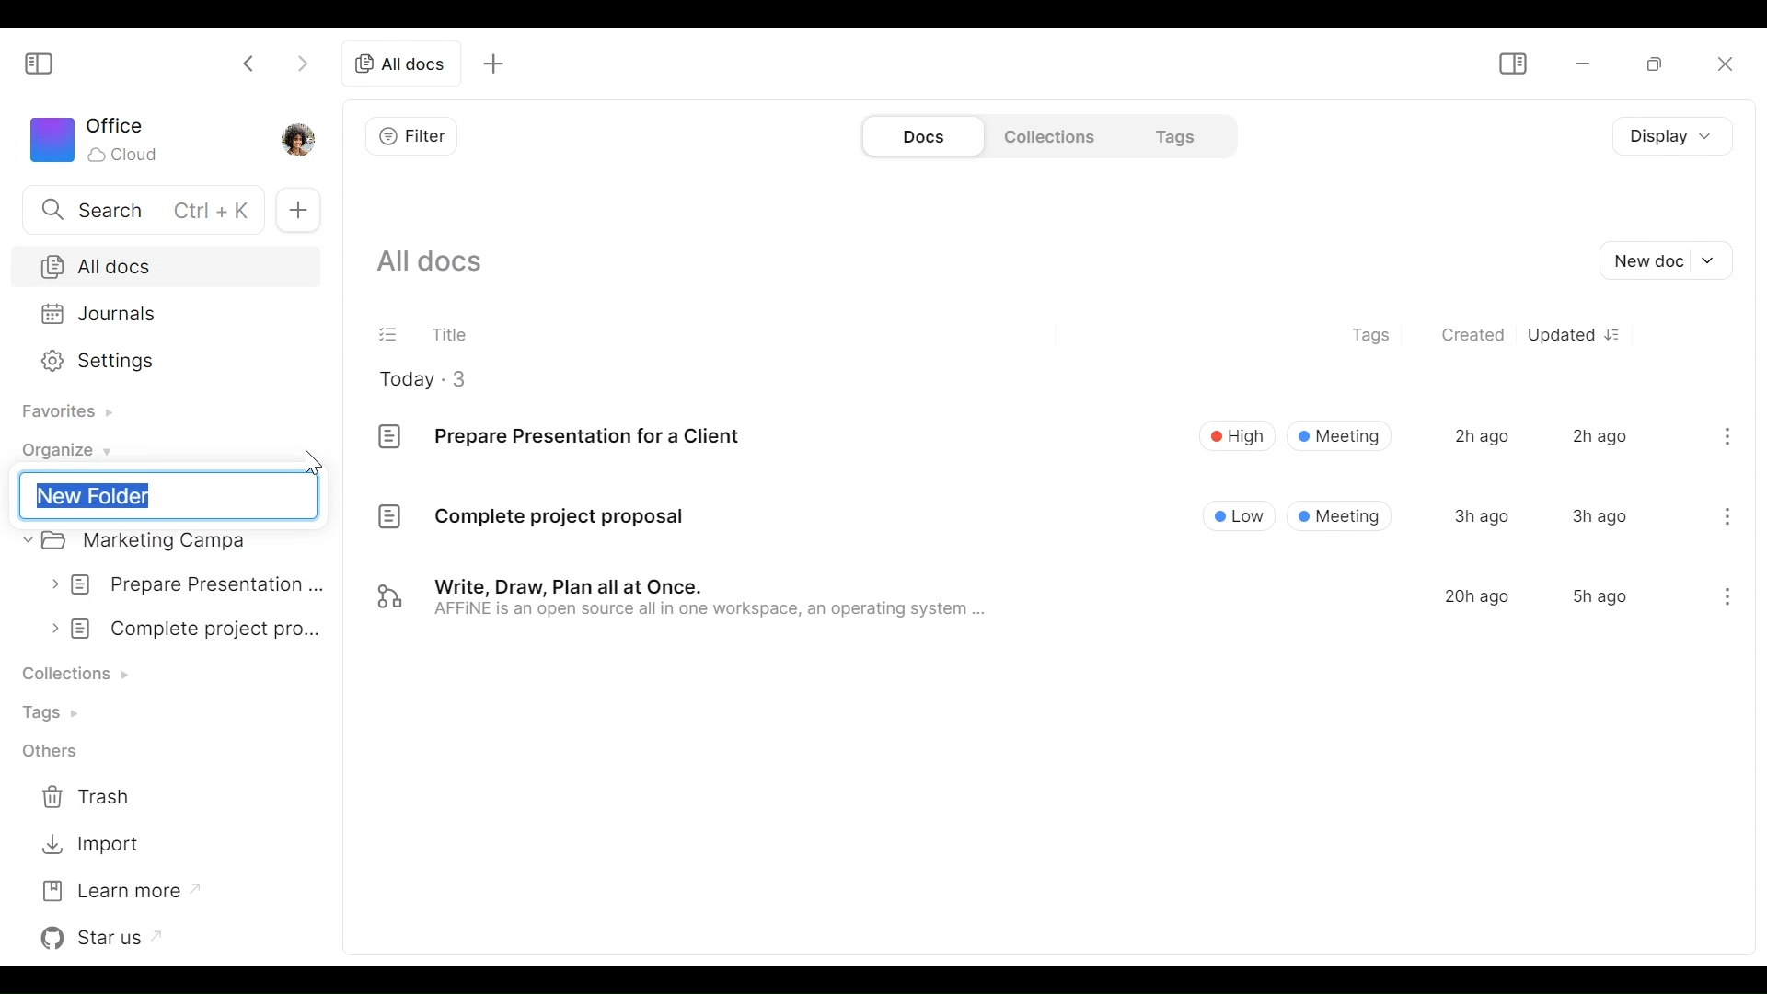 The image size is (1767, 994). I want to click on Meeting, so click(1340, 435).